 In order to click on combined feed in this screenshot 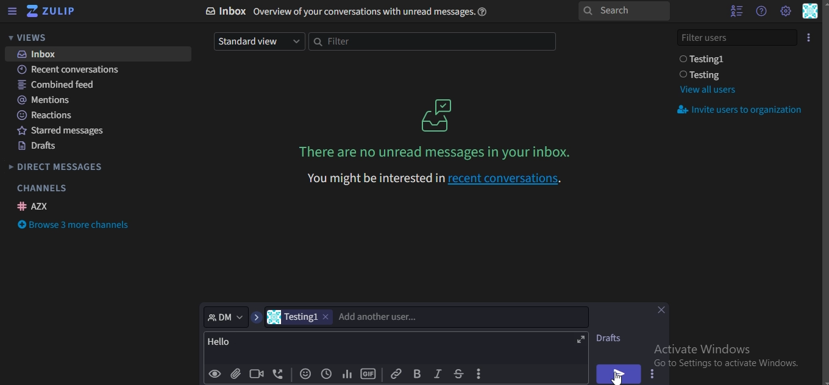, I will do `click(58, 85)`.